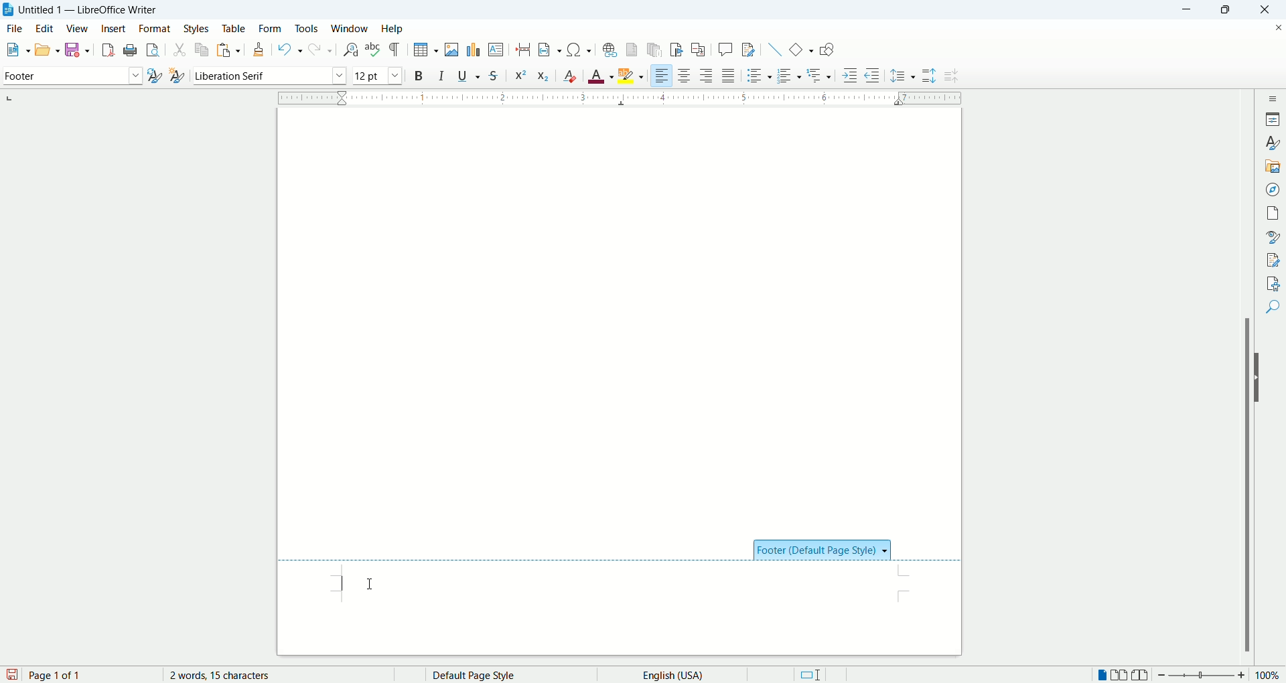  What do you see at coordinates (679, 50) in the screenshot?
I see `insert bookmark` at bounding box center [679, 50].